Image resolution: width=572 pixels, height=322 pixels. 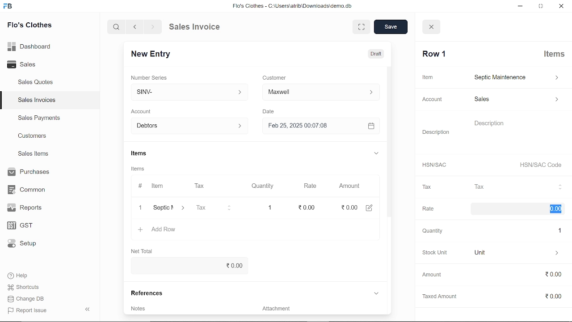 What do you see at coordinates (37, 100) in the screenshot?
I see `Sales Invoices` at bounding box center [37, 100].